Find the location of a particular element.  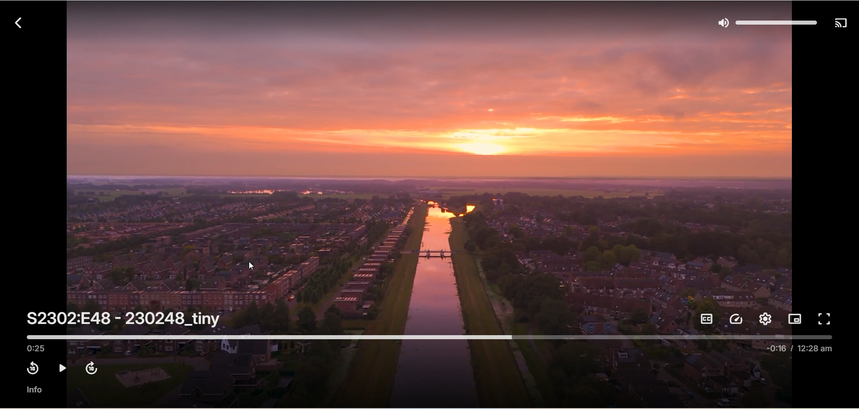

fast forward is located at coordinates (91, 367).